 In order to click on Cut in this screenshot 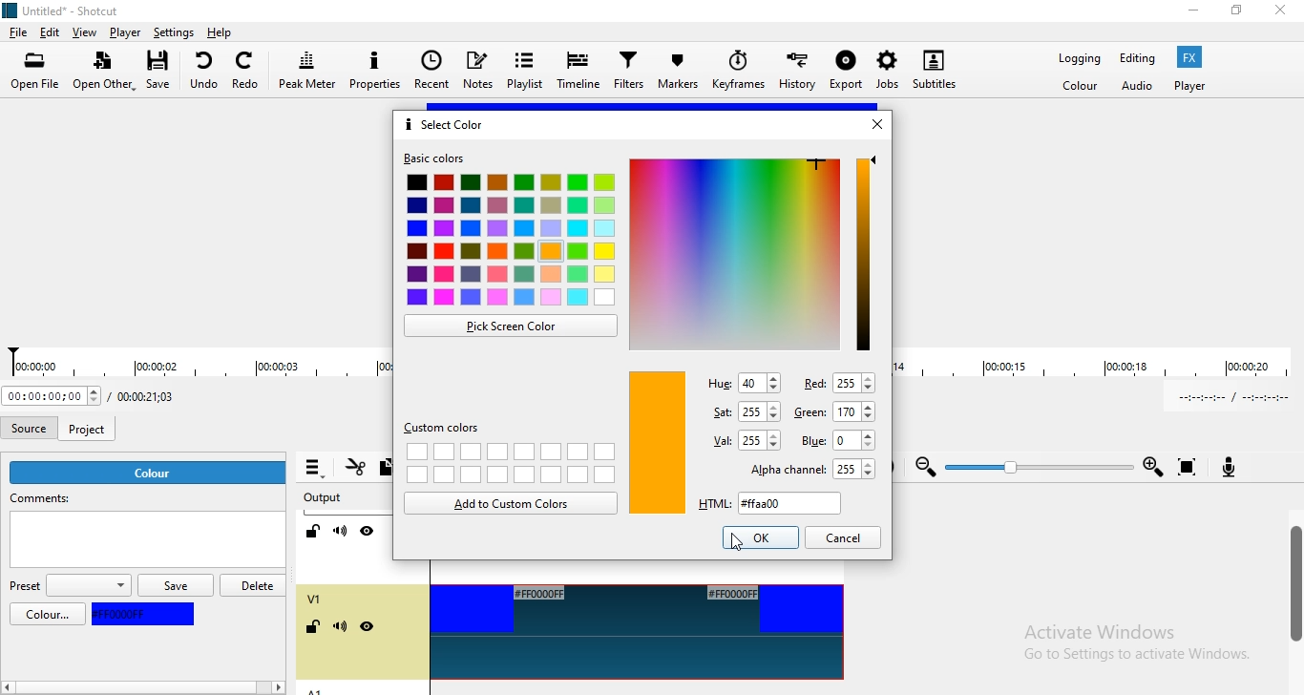, I will do `click(354, 470)`.